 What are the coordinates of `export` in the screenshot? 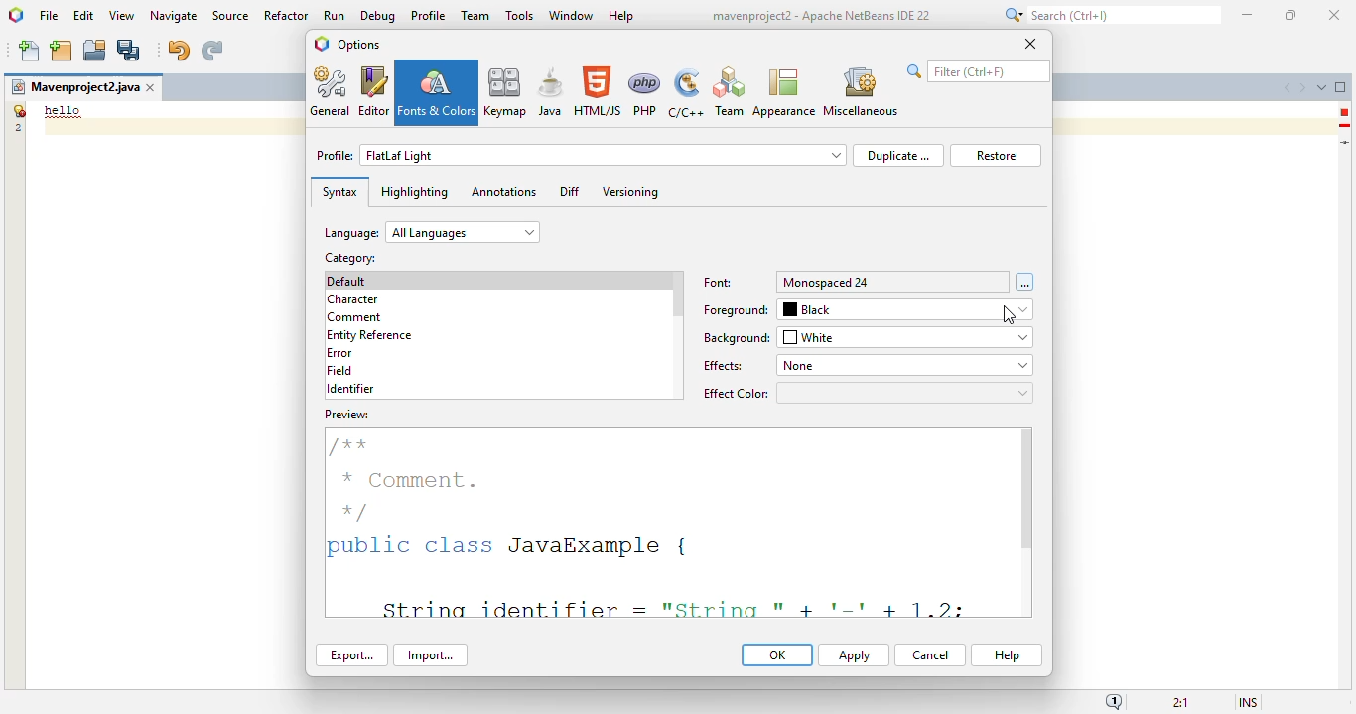 It's located at (352, 654).